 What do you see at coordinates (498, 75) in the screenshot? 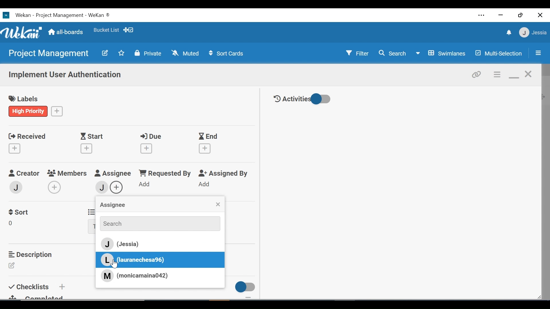
I see `Card actions` at bounding box center [498, 75].